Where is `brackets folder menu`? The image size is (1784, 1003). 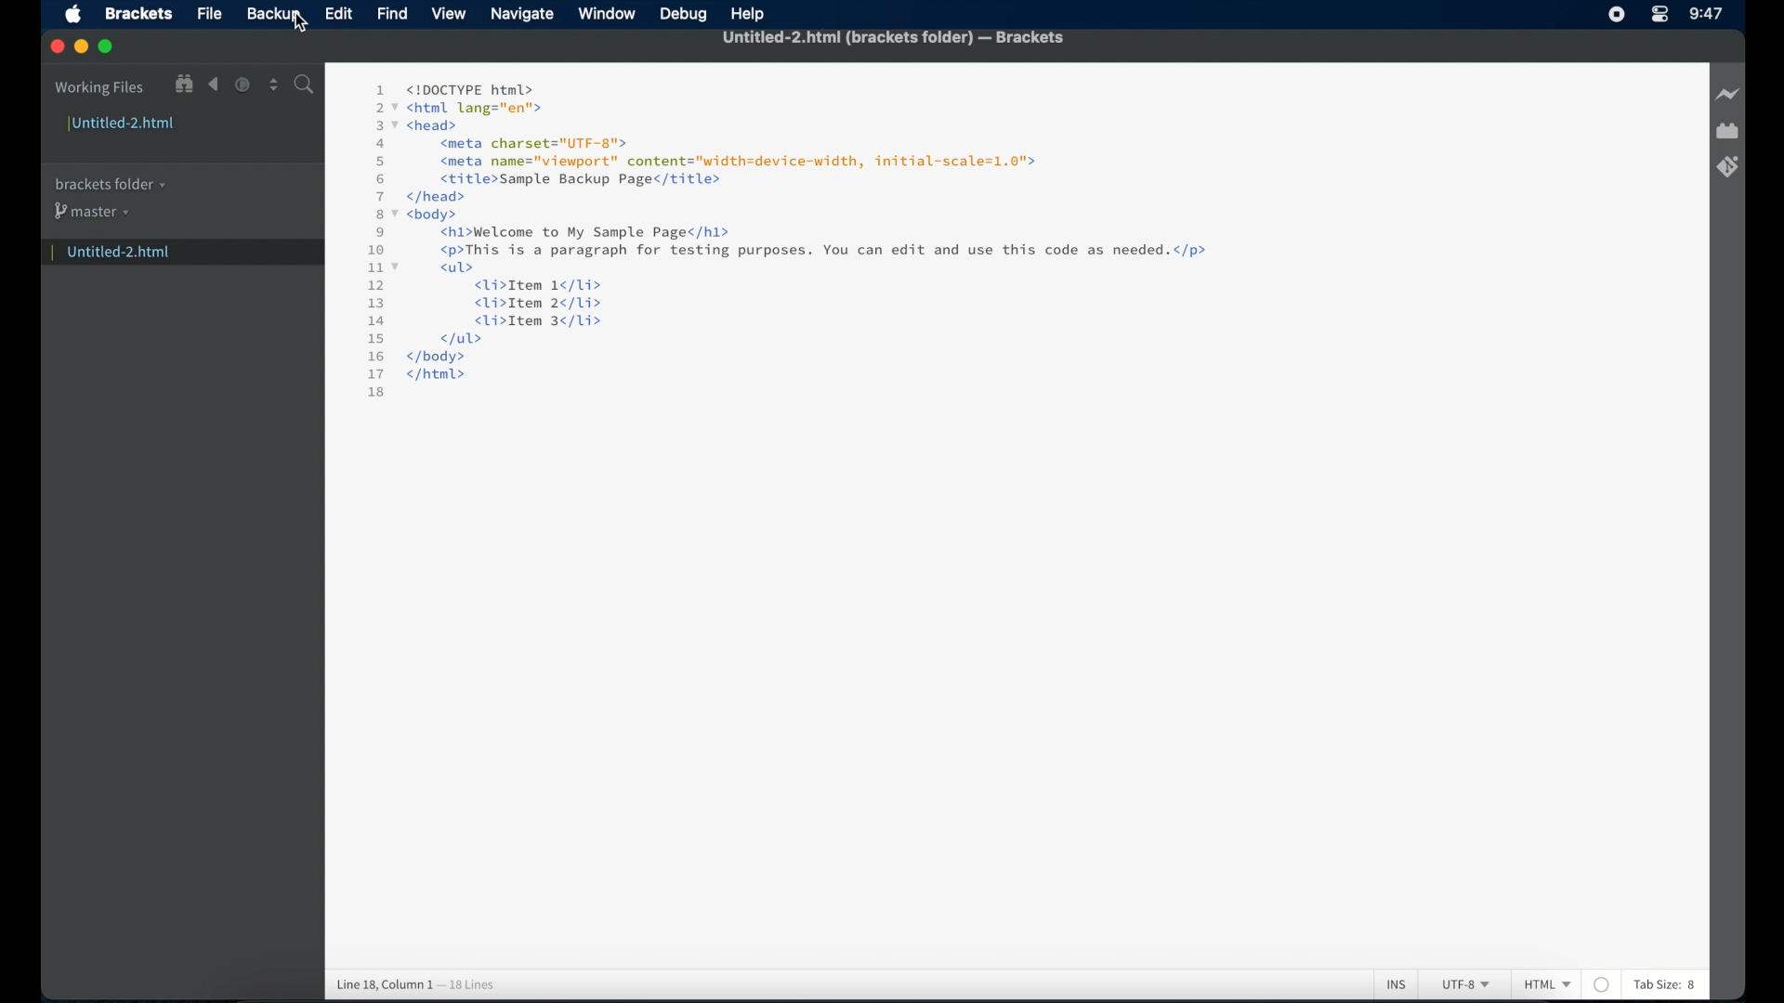 brackets folder menu is located at coordinates (109, 185).